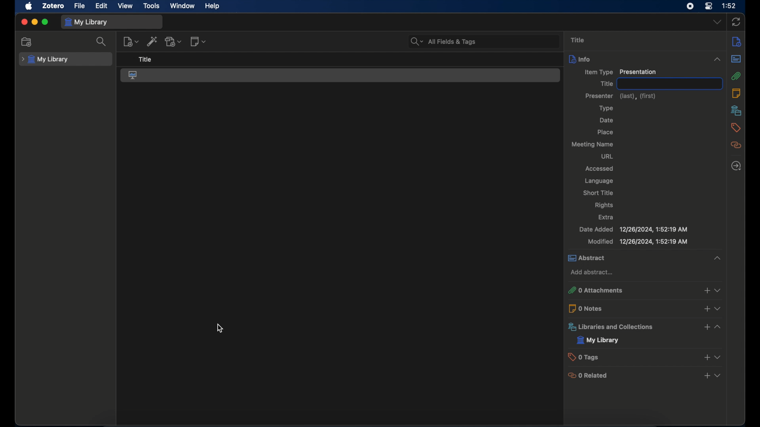 The width and height of the screenshot is (760, 427). Describe the element at coordinates (637, 242) in the screenshot. I see `modified 12/26/2024, 1:52:19 AM` at that location.